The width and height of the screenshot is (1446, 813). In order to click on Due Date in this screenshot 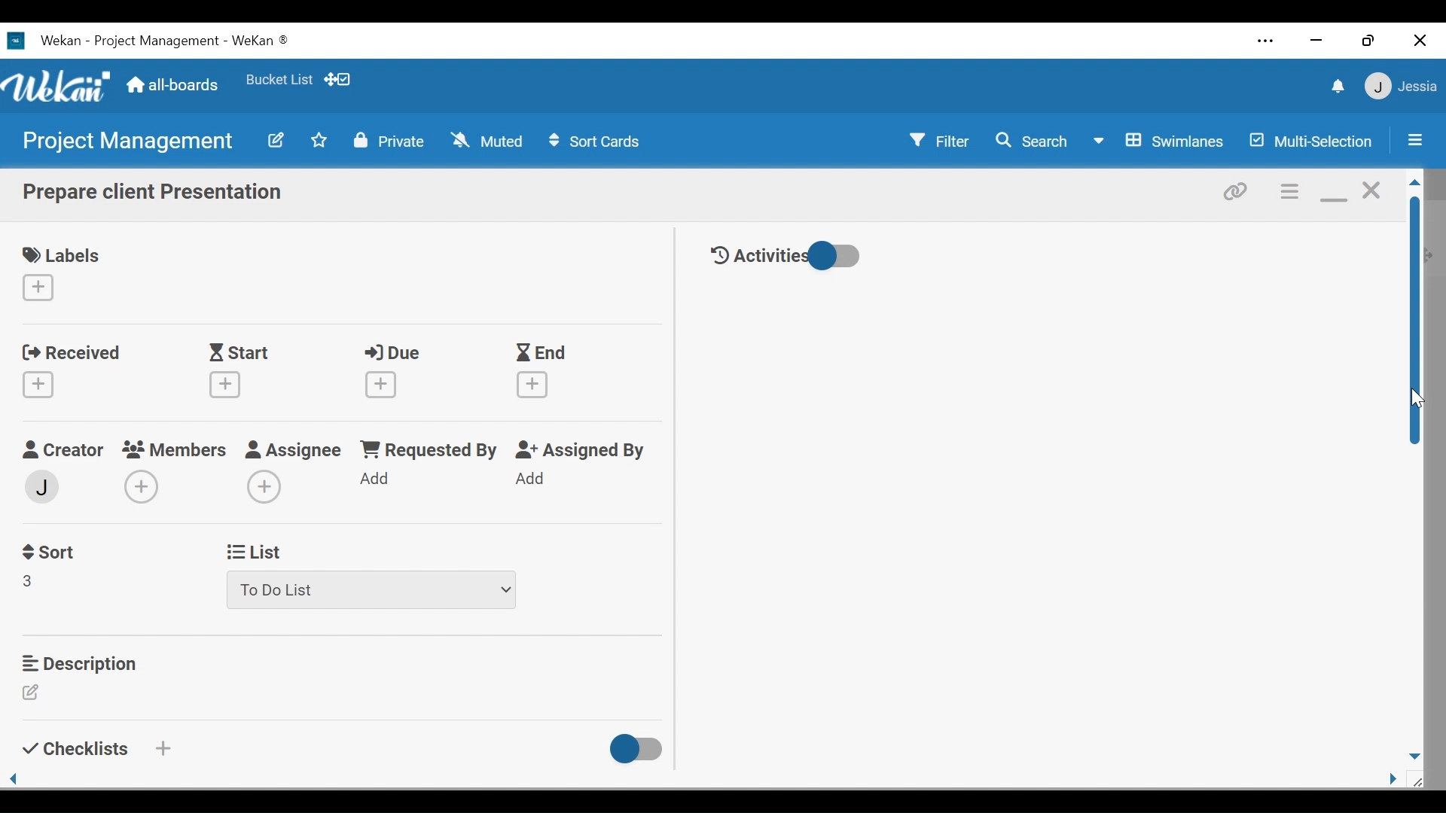, I will do `click(399, 355)`.